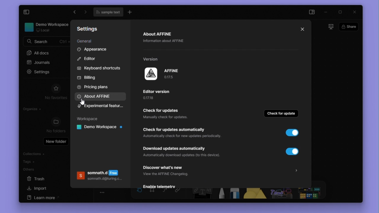 This screenshot has width=379, height=213. Describe the element at coordinates (341, 12) in the screenshot. I see `Maximize` at that location.